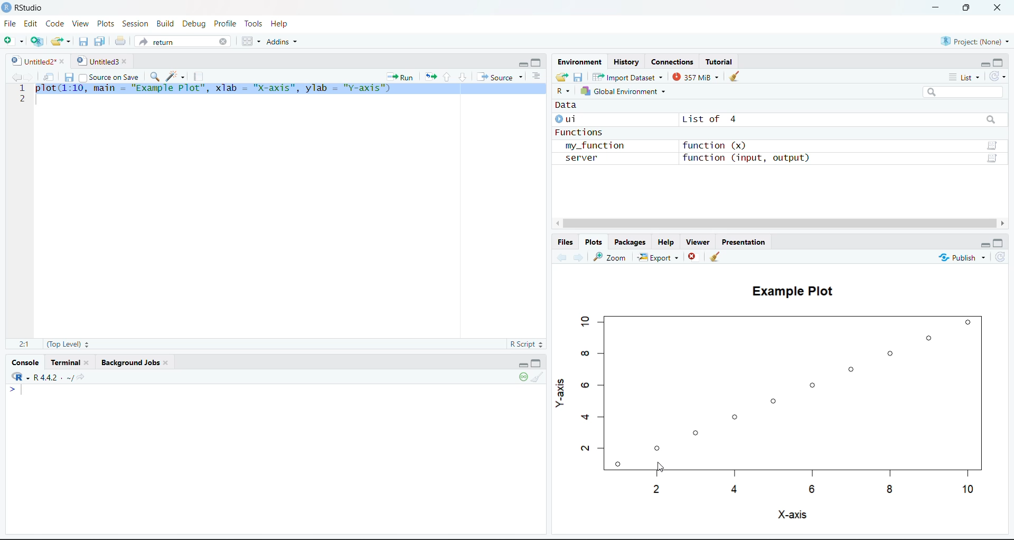  Describe the element at coordinates (743, 241) in the screenshot. I see `Presentation` at that location.